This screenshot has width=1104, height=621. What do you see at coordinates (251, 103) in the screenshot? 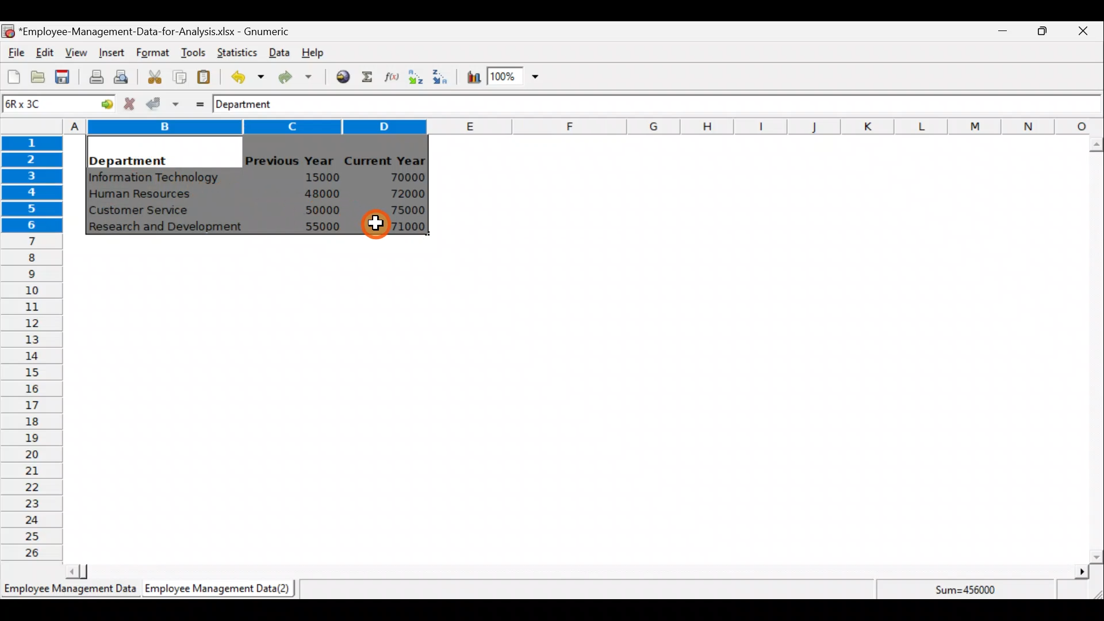
I see `Department` at bounding box center [251, 103].